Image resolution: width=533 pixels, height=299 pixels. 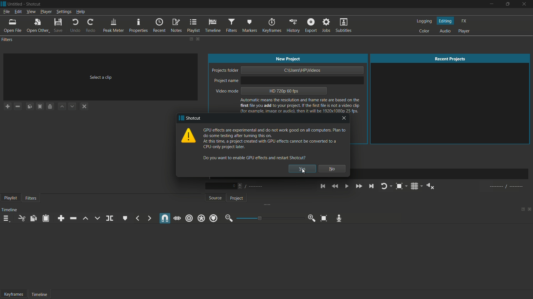 What do you see at coordinates (10, 198) in the screenshot?
I see `playlist` at bounding box center [10, 198].